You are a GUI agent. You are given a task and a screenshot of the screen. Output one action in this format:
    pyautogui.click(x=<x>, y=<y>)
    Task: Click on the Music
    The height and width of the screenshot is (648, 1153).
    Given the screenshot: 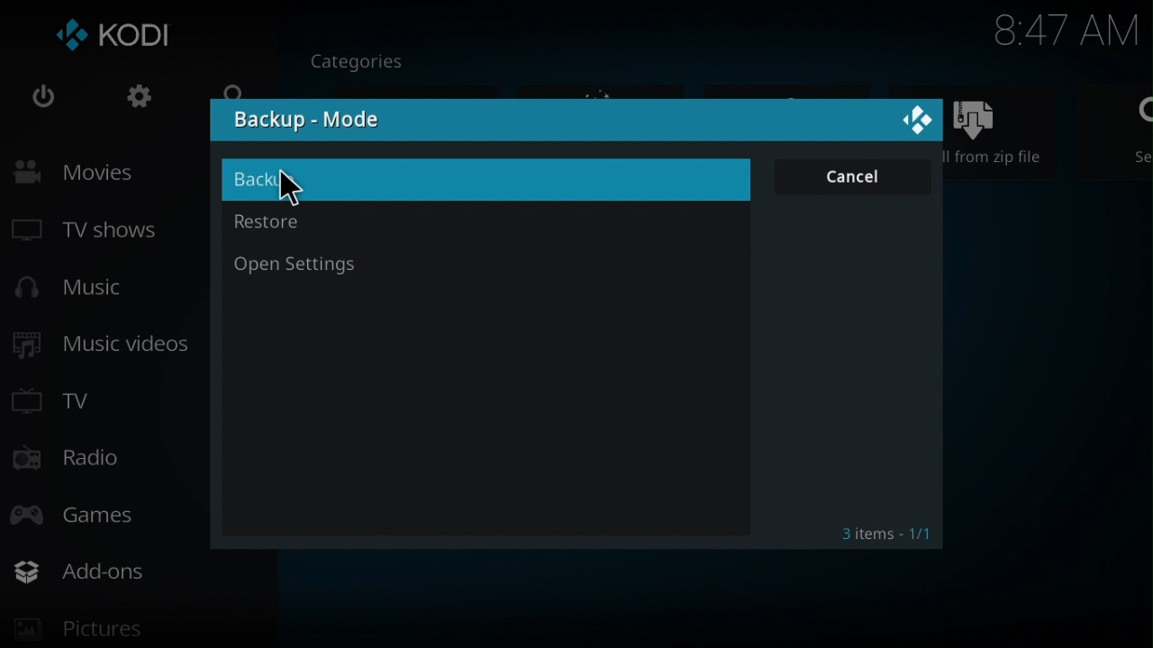 What is the action you would take?
    pyautogui.click(x=83, y=291)
    